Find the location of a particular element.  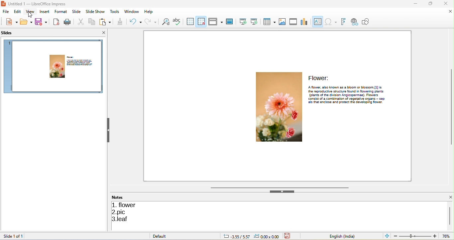

slide is located at coordinates (76, 12).